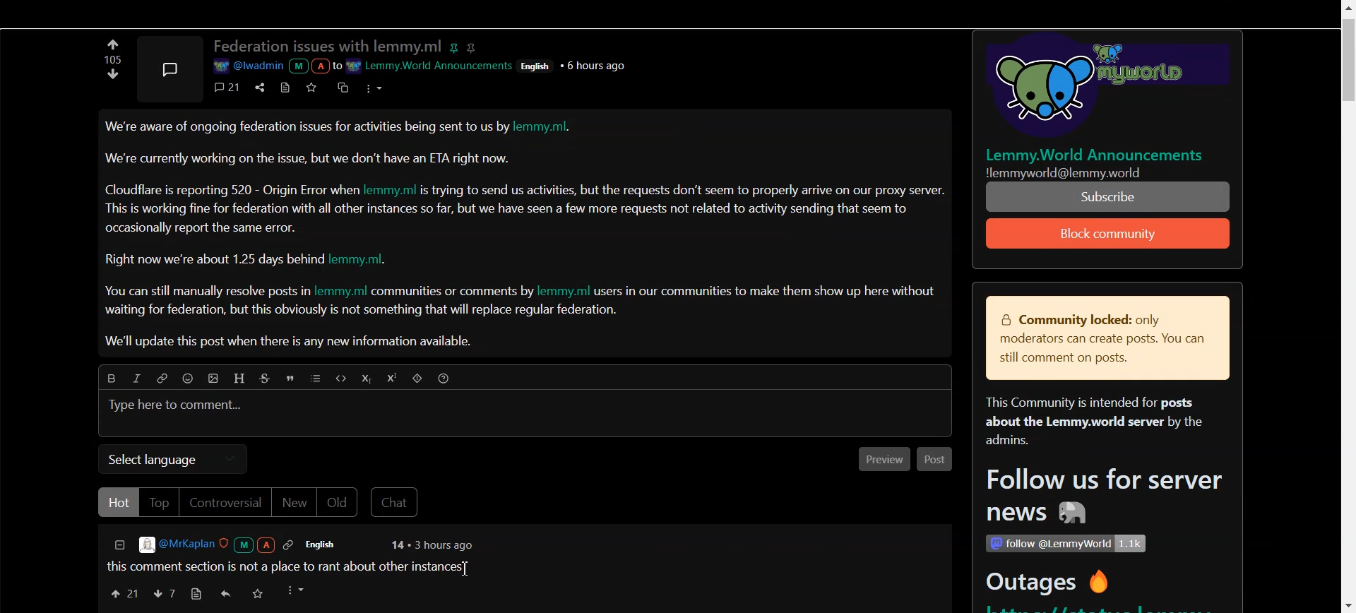  What do you see at coordinates (1109, 234) in the screenshot?
I see `Subscribe` at bounding box center [1109, 234].